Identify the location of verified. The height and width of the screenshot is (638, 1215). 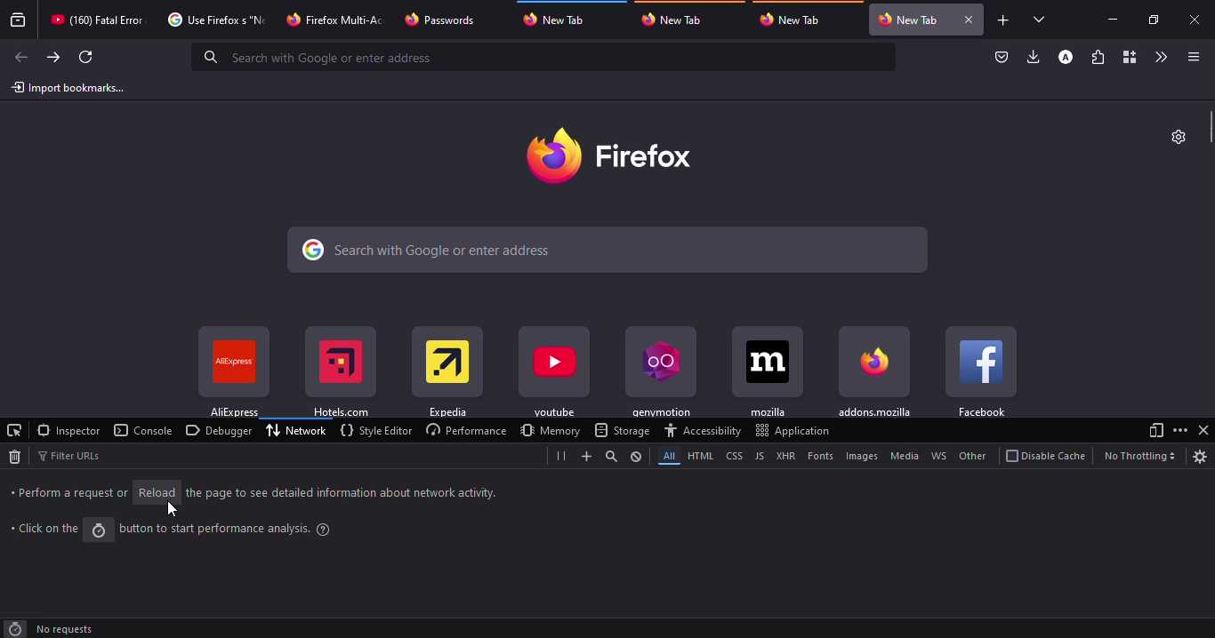
(1002, 57).